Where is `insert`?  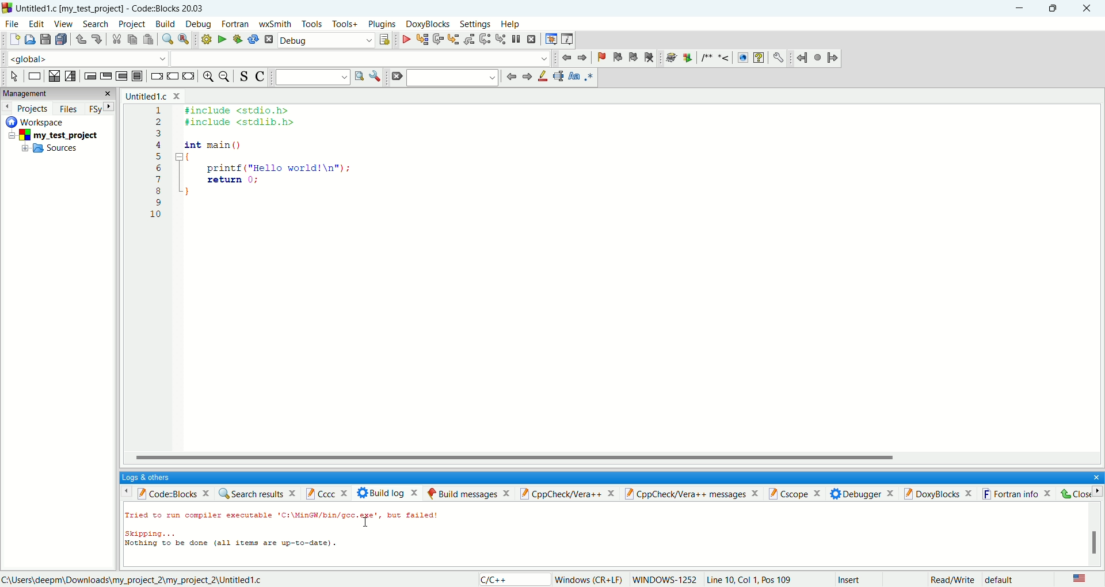 insert is located at coordinates (848, 578).